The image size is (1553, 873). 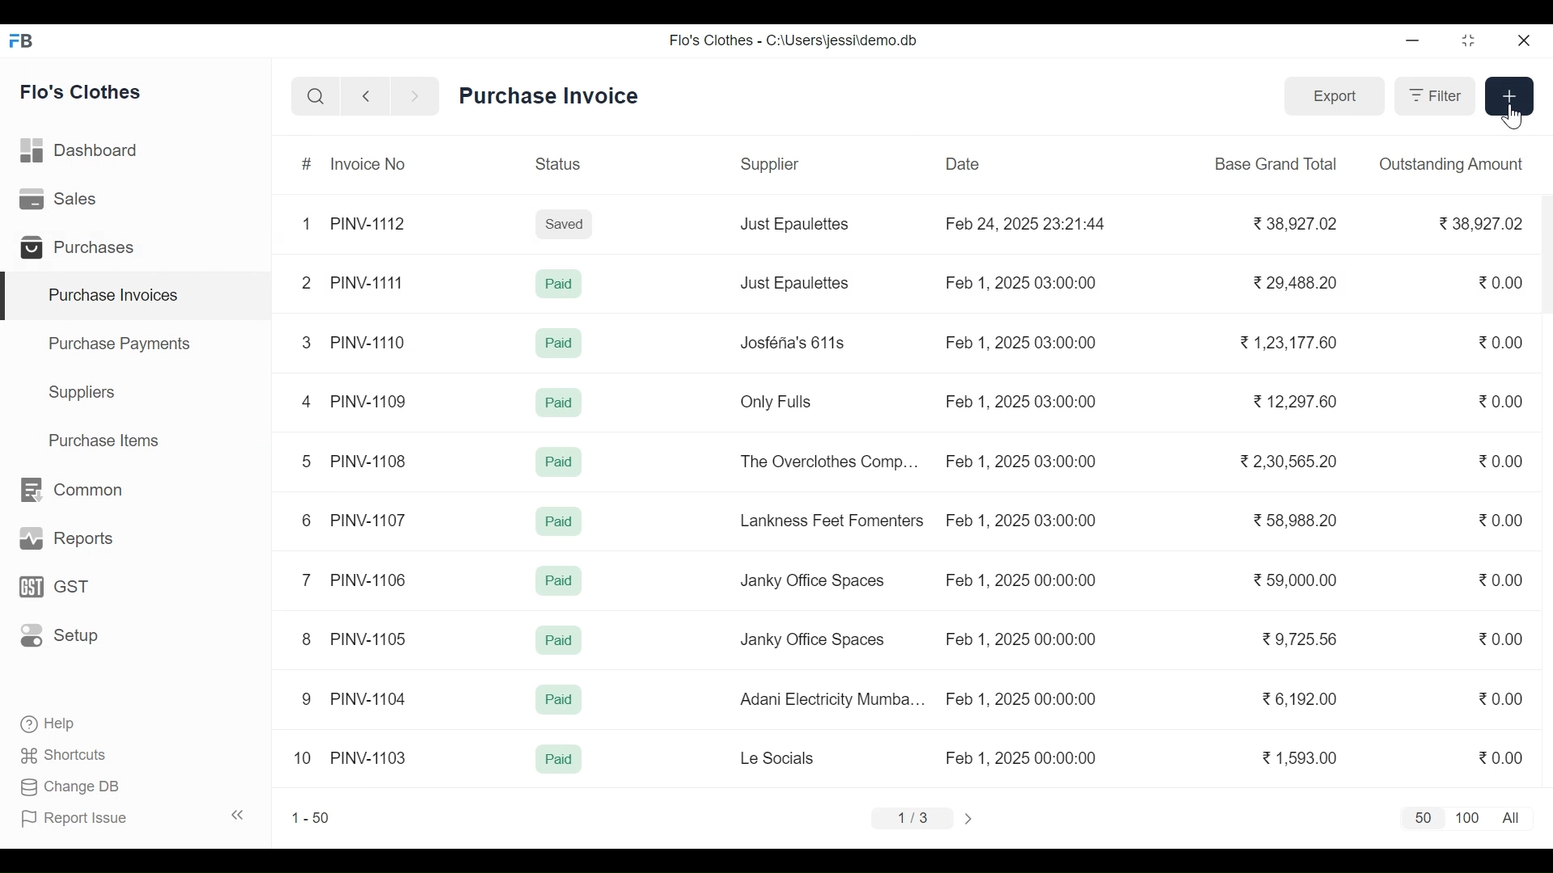 What do you see at coordinates (66, 200) in the screenshot?
I see `Sales` at bounding box center [66, 200].